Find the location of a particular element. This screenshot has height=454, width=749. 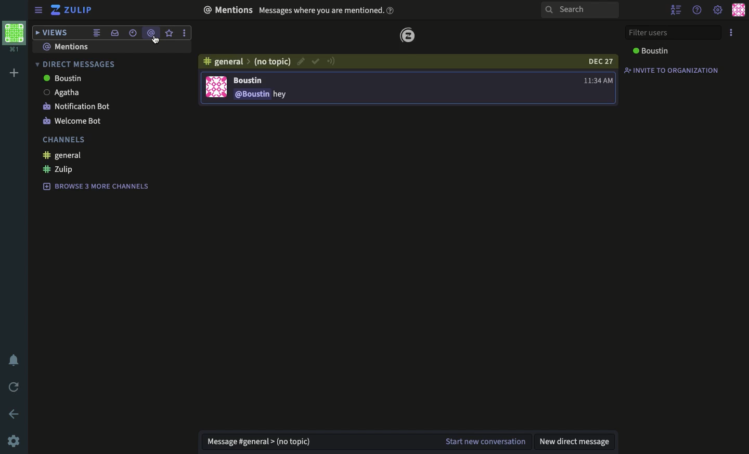

user profiles is located at coordinates (739, 10).